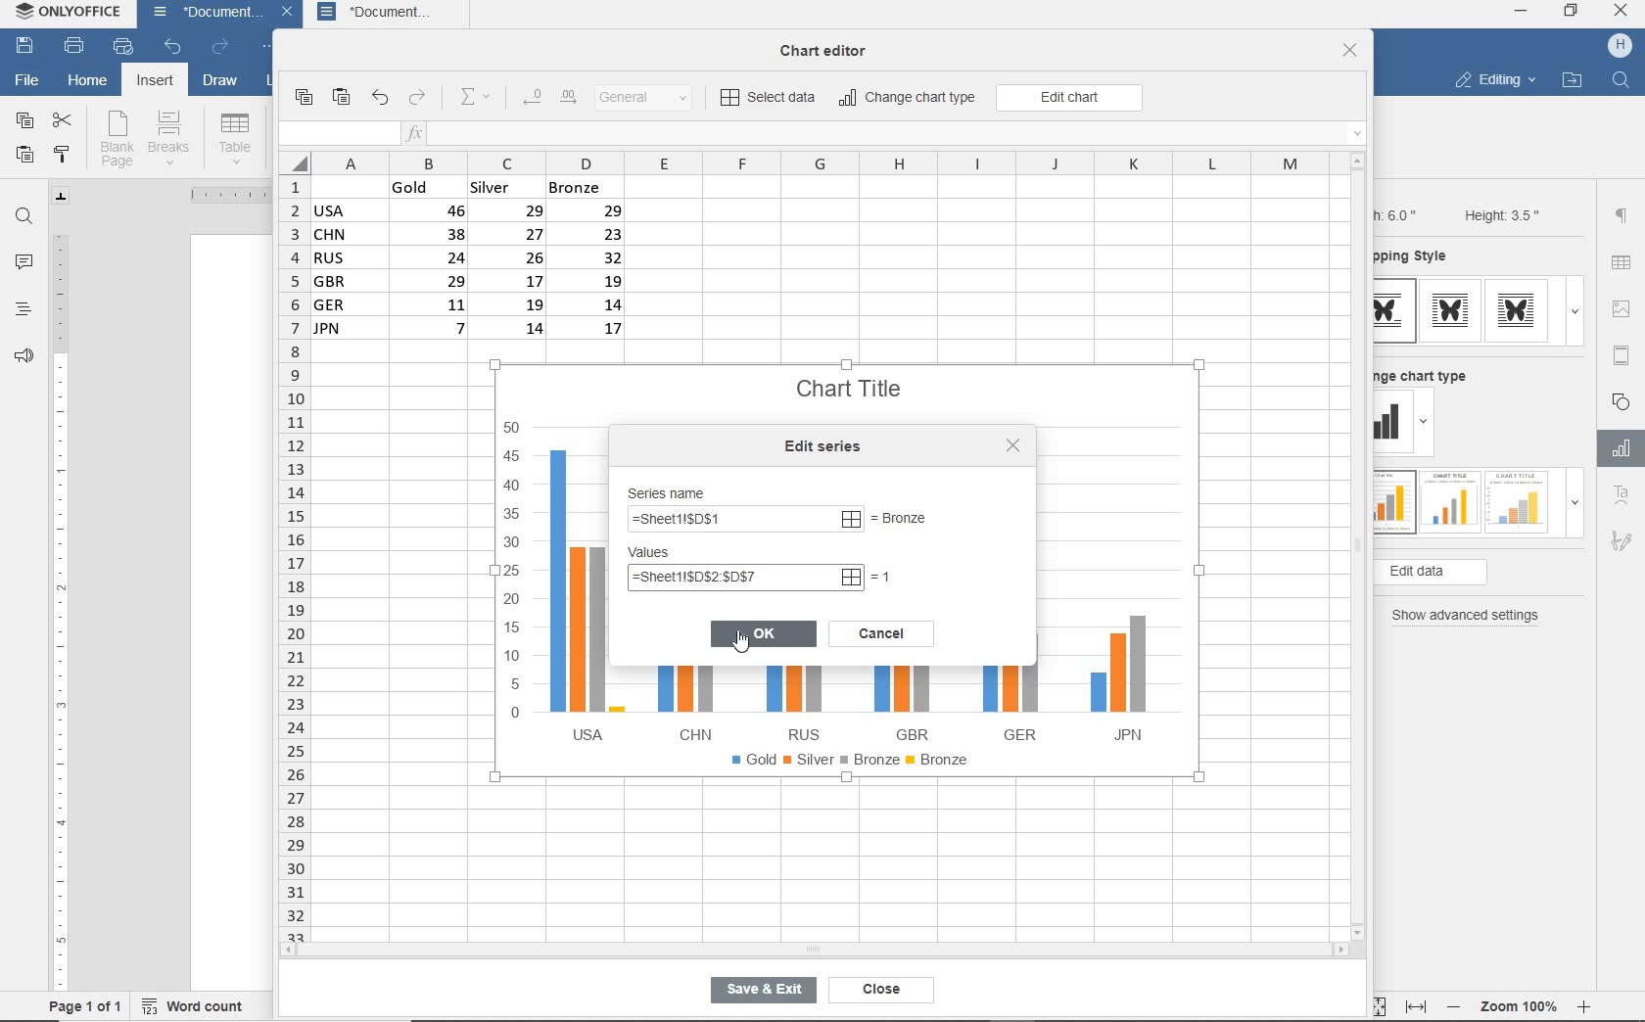 Image resolution: width=1645 pixels, height=1022 pixels. I want to click on type 1, so click(1395, 311).